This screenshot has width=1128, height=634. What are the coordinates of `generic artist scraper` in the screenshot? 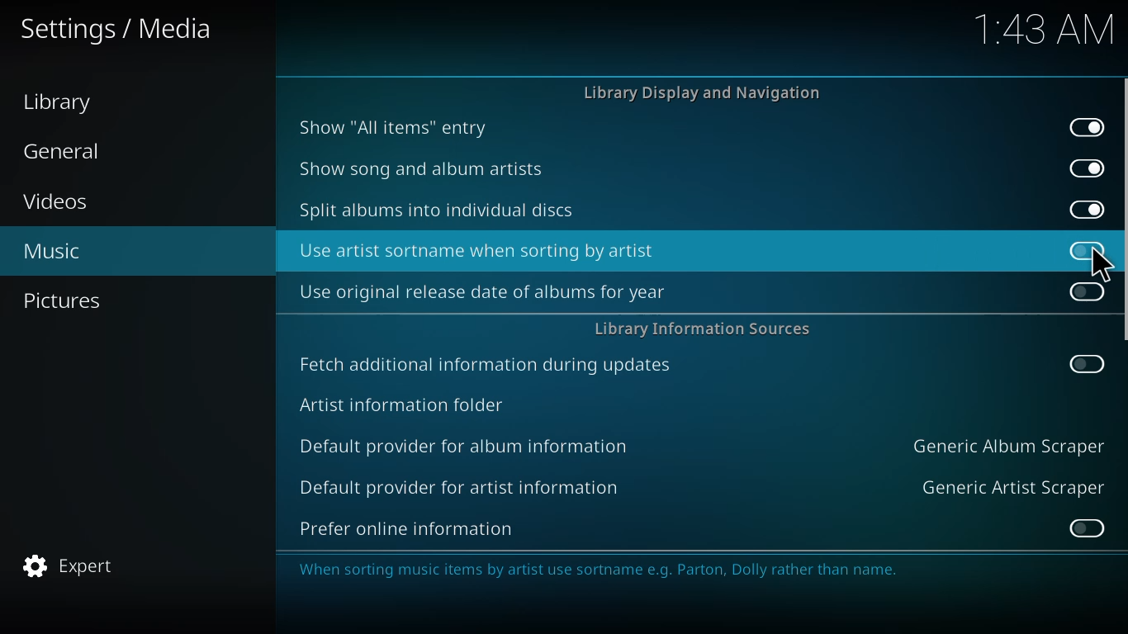 It's located at (1012, 486).